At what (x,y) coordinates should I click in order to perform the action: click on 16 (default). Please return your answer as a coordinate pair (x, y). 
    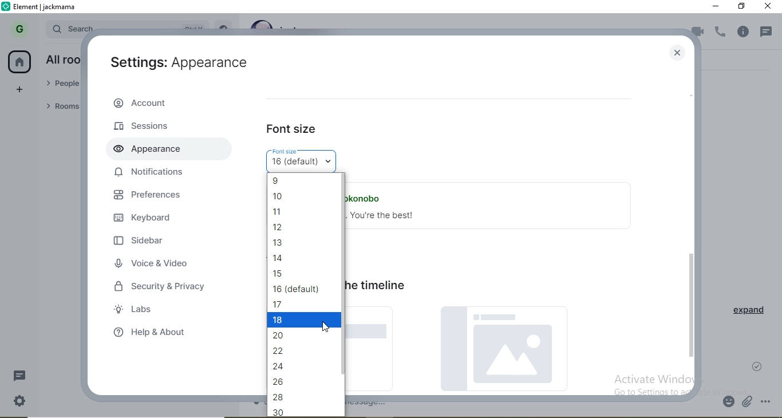
    Looking at the image, I should click on (299, 164).